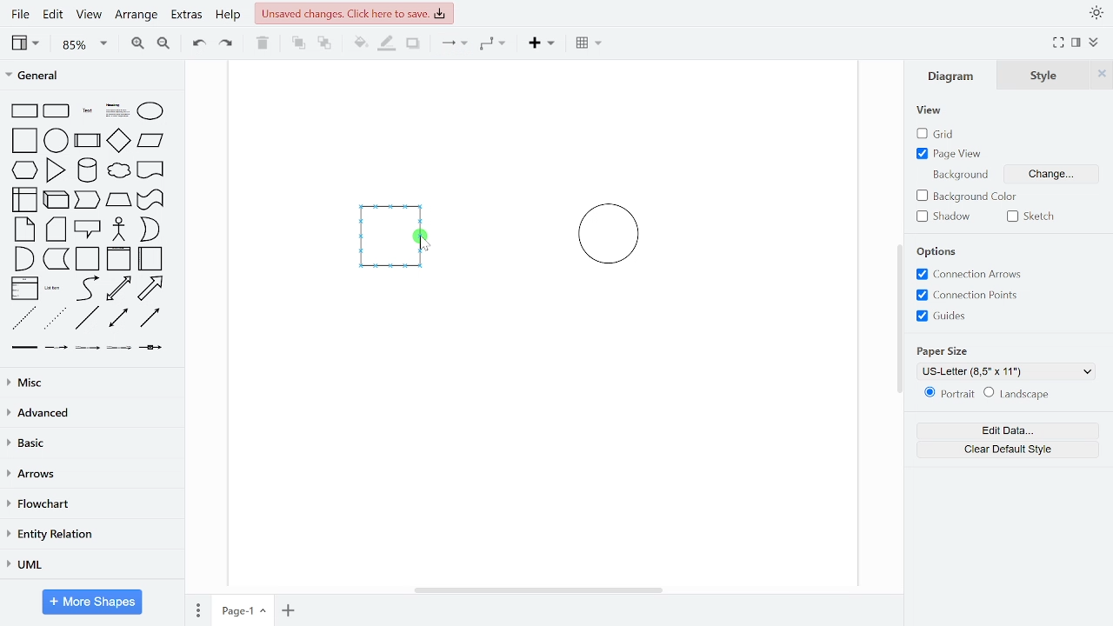  I want to click on more shapes, so click(93, 603).